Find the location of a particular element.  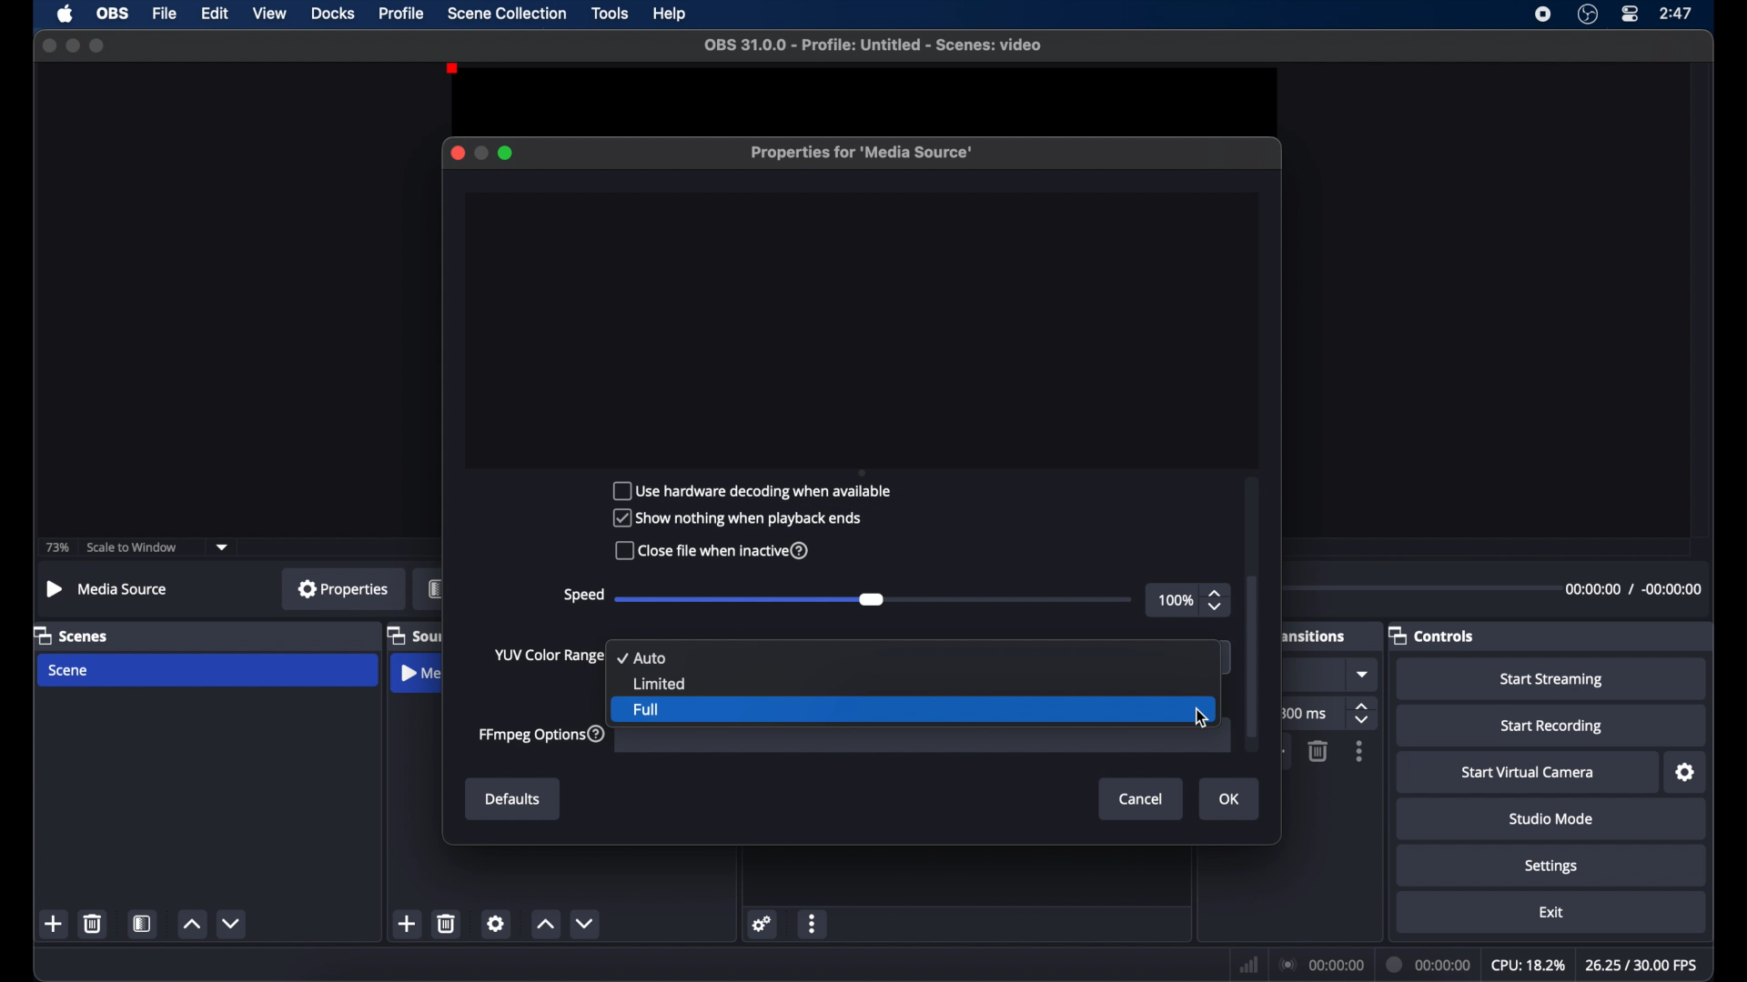

cpu is located at coordinates (1528, 966).